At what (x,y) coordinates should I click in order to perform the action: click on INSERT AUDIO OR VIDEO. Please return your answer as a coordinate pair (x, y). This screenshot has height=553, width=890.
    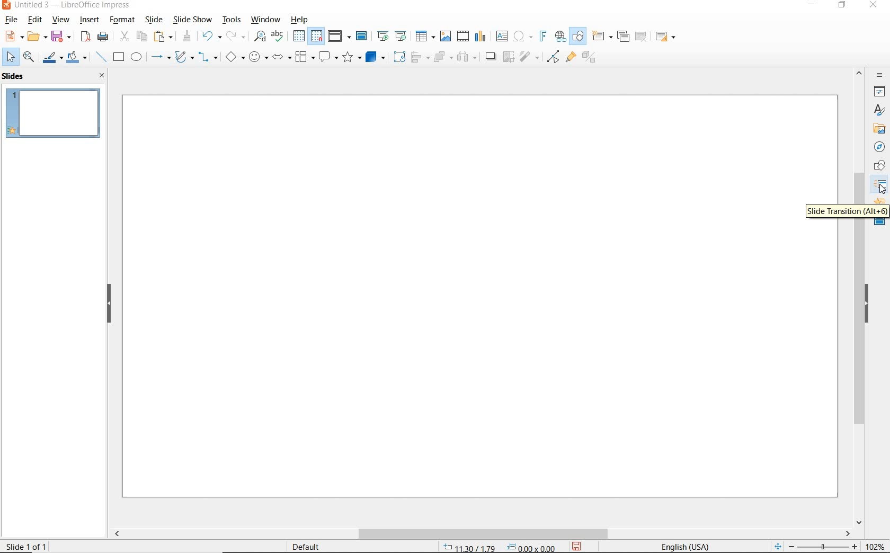
    Looking at the image, I should click on (464, 36).